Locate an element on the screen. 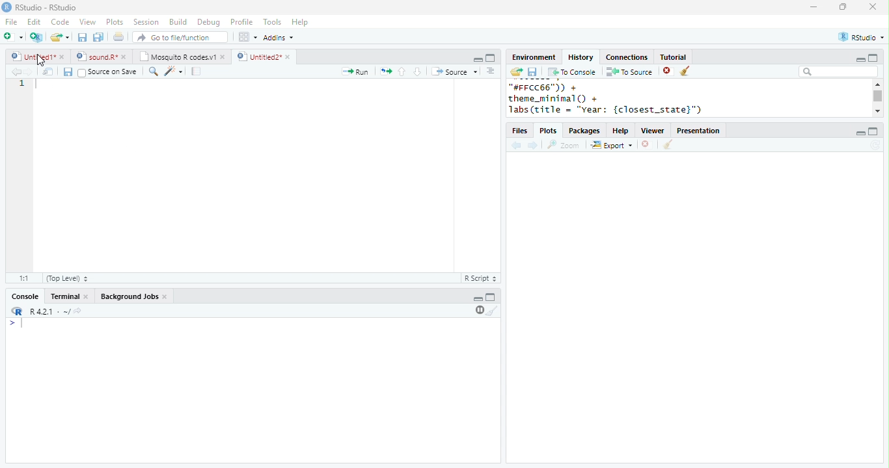 The image size is (889, 468). scroll bar is located at coordinates (878, 96).